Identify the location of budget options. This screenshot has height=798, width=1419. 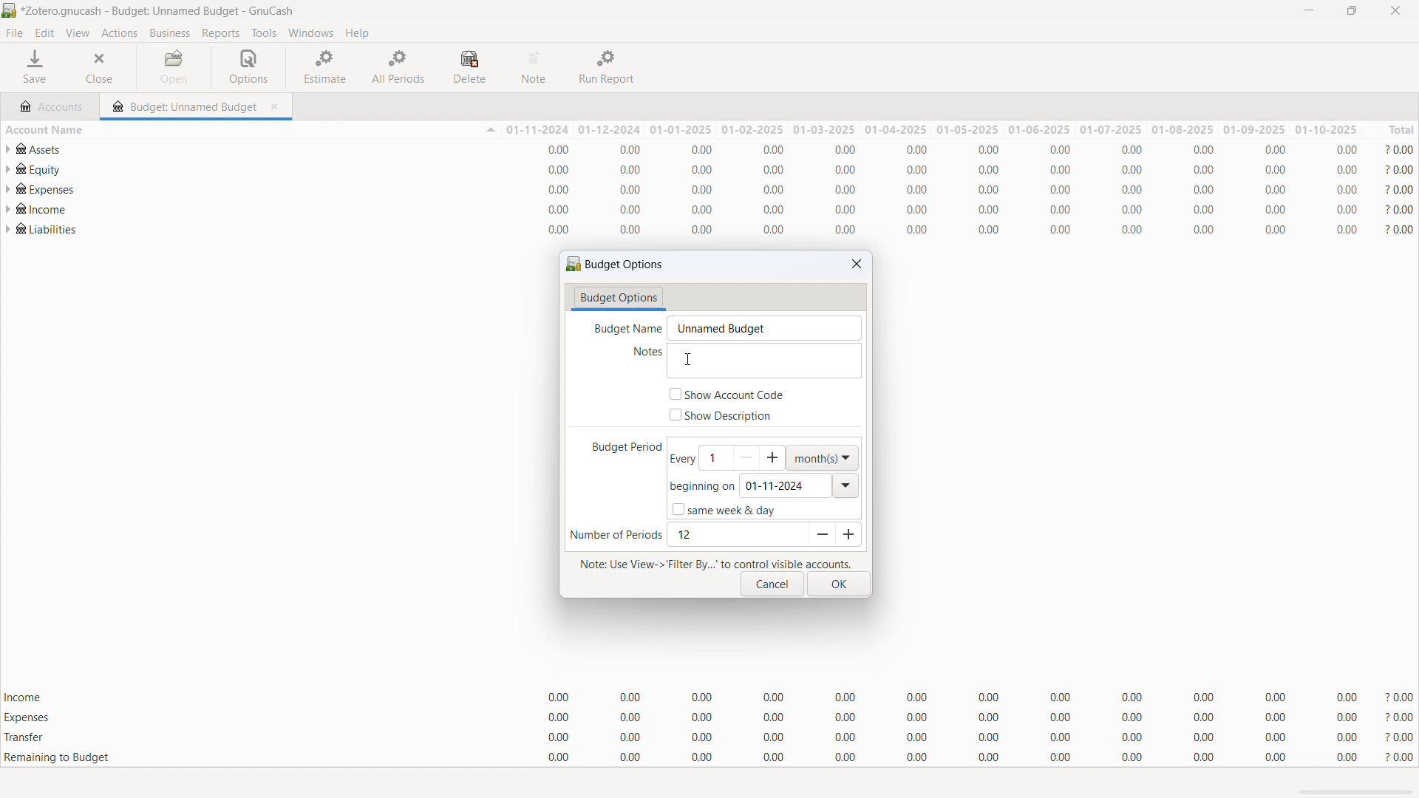
(616, 264).